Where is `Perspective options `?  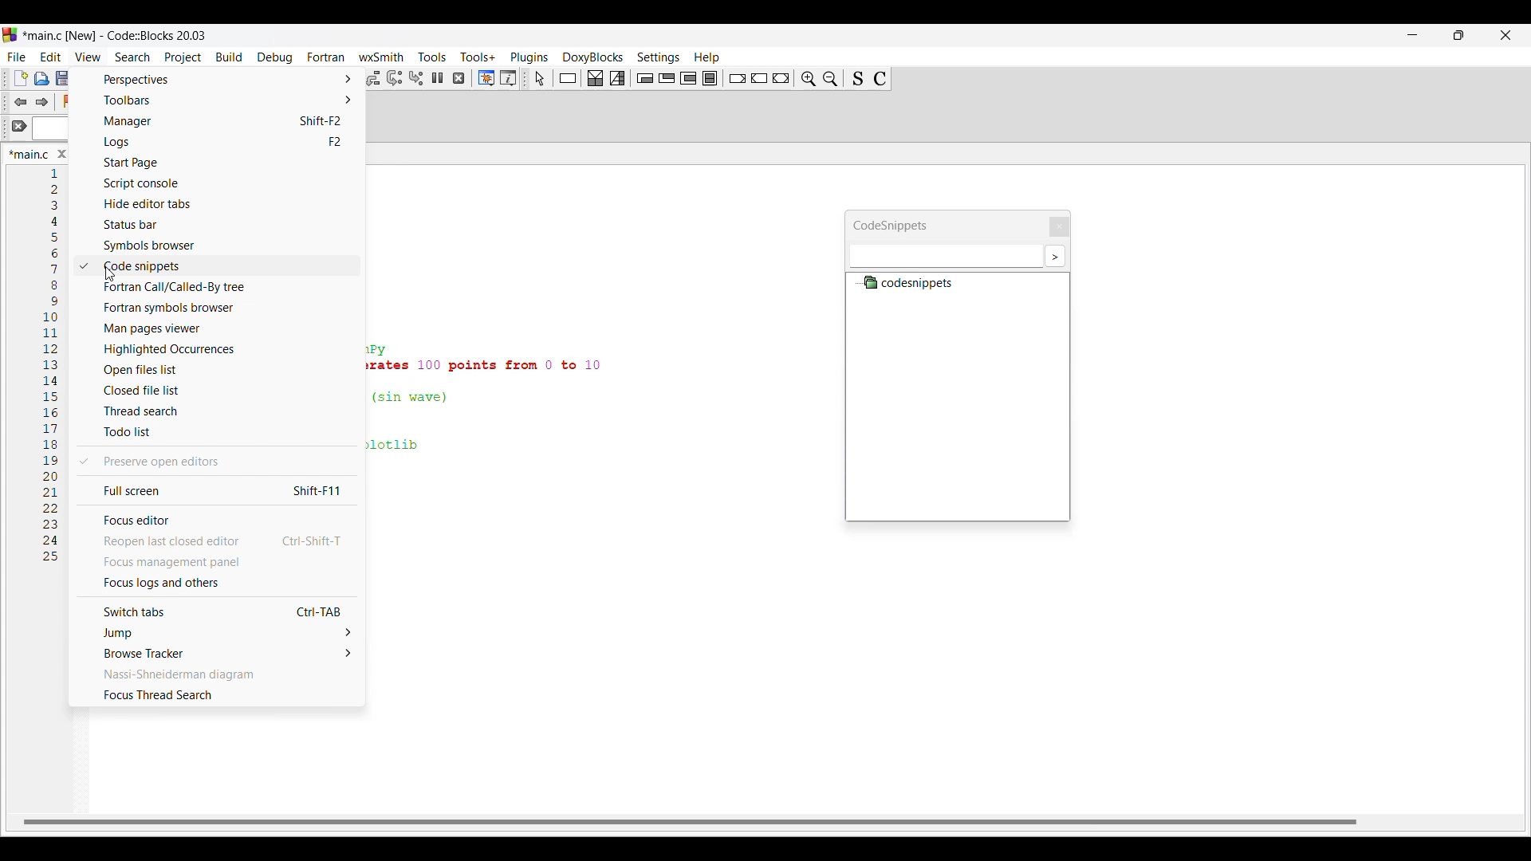
Perspective options  is located at coordinates (217, 80).